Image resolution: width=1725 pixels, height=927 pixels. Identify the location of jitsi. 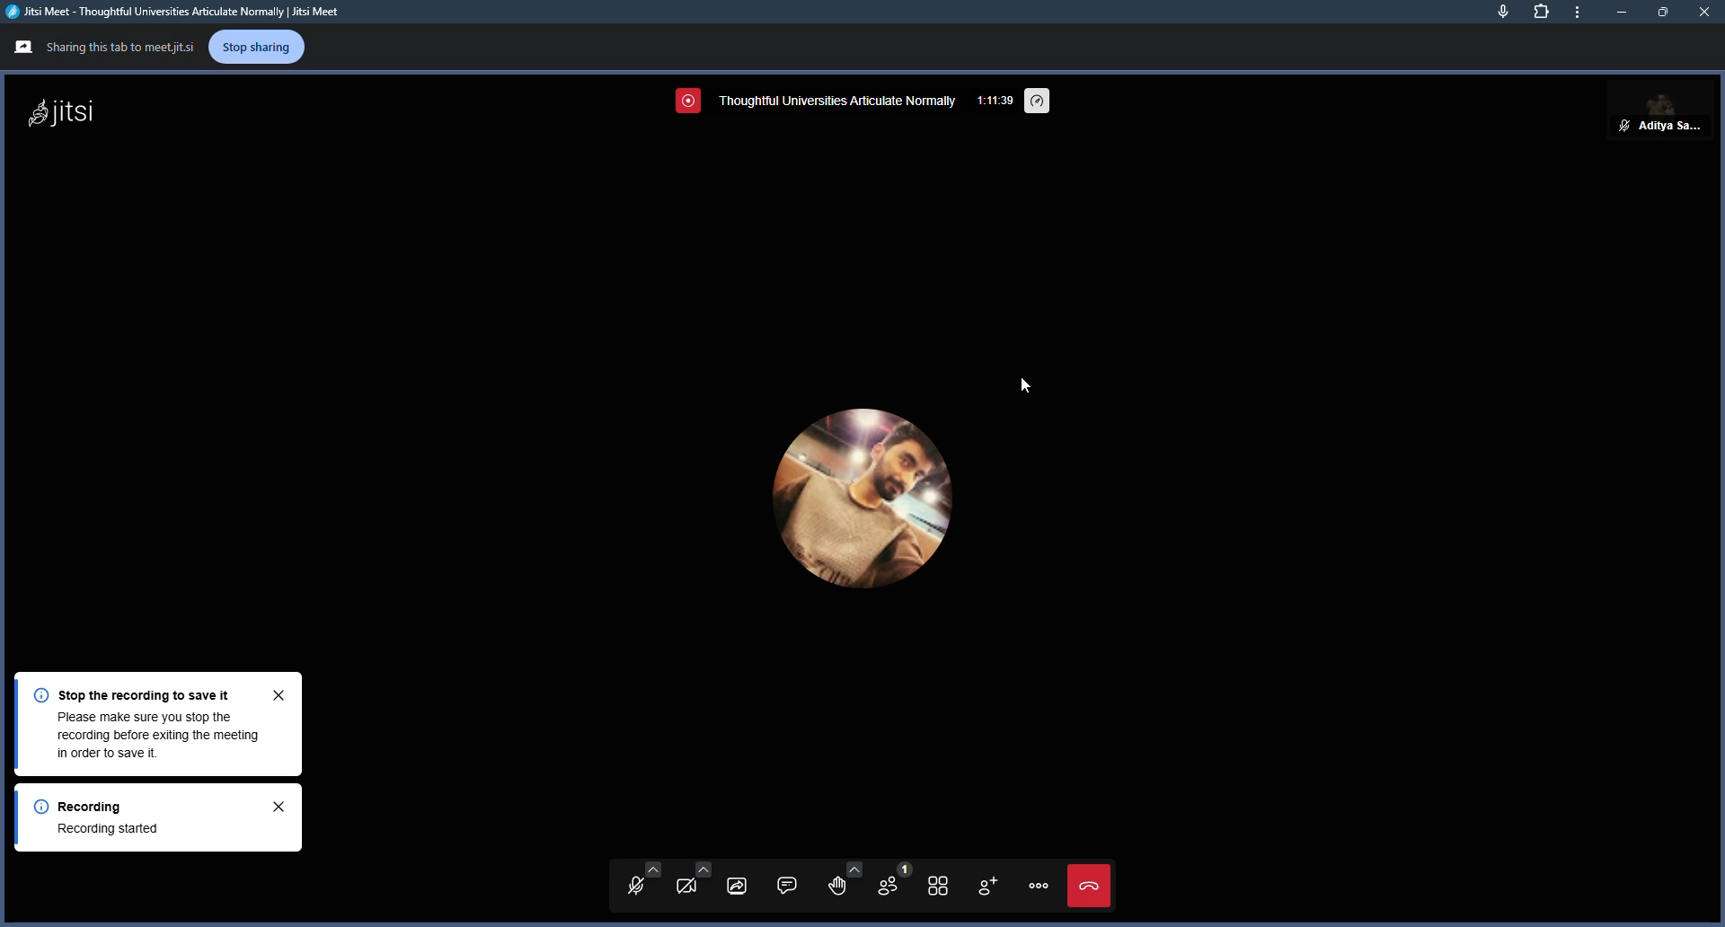
(65, 109).